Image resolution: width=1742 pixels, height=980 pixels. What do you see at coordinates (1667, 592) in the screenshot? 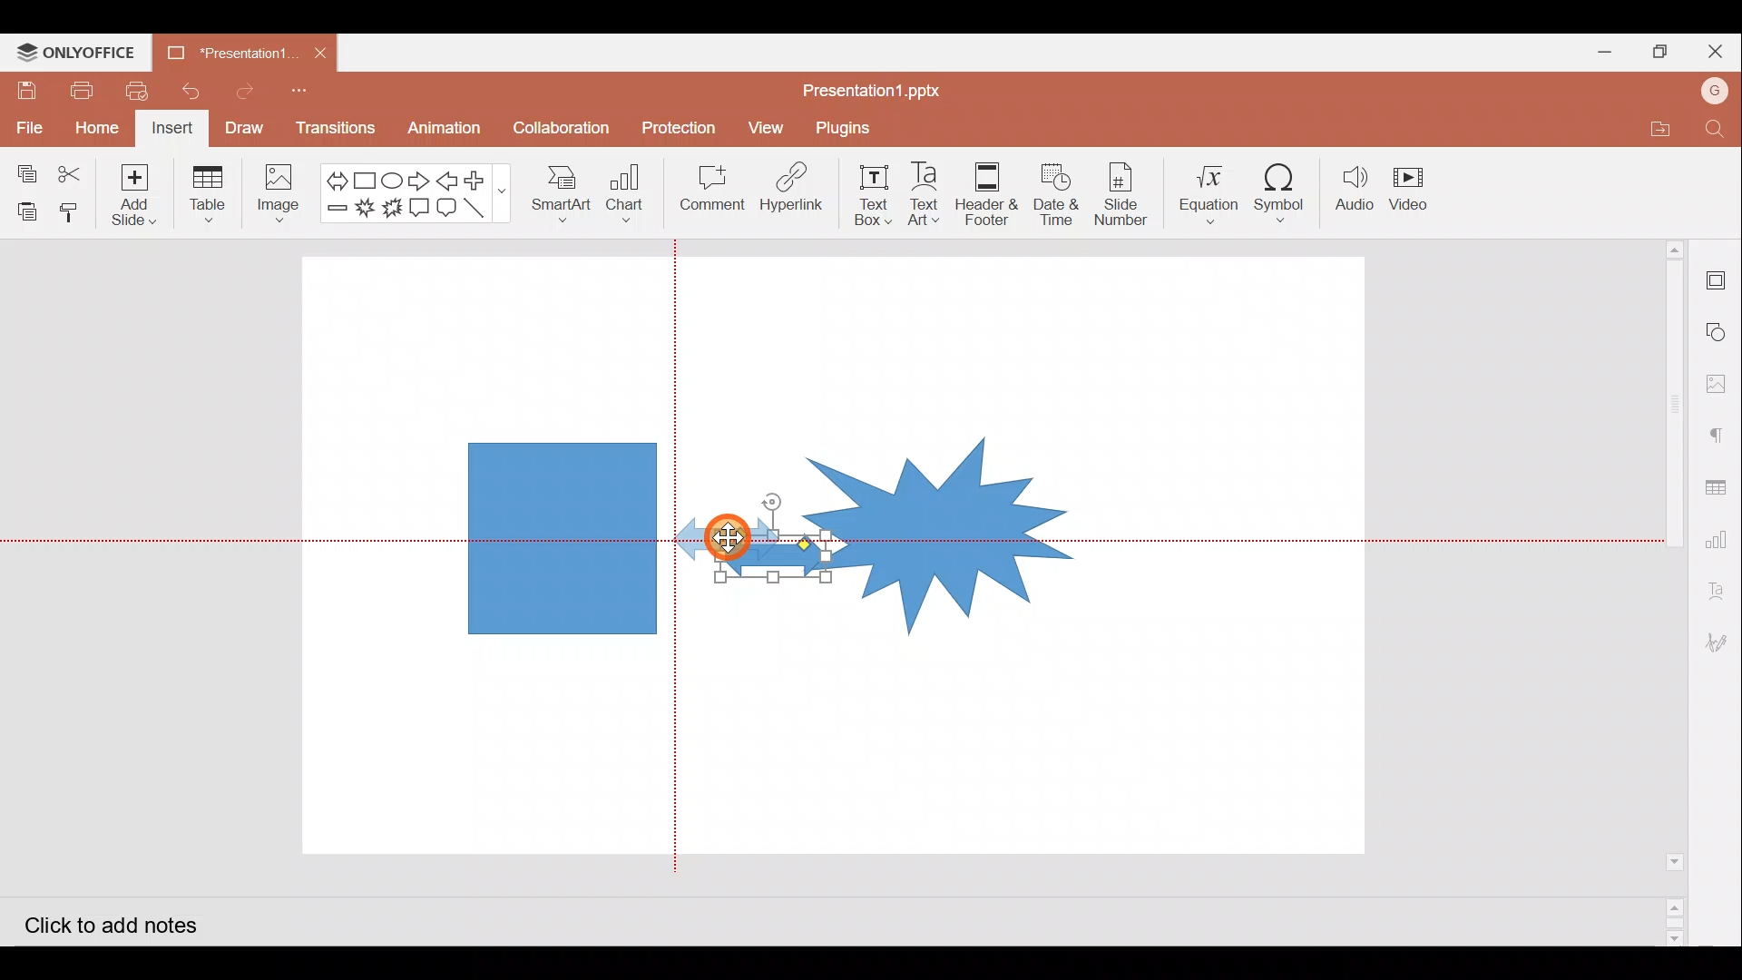
I see `Scroll bar` at bounding box center [1667, 592].